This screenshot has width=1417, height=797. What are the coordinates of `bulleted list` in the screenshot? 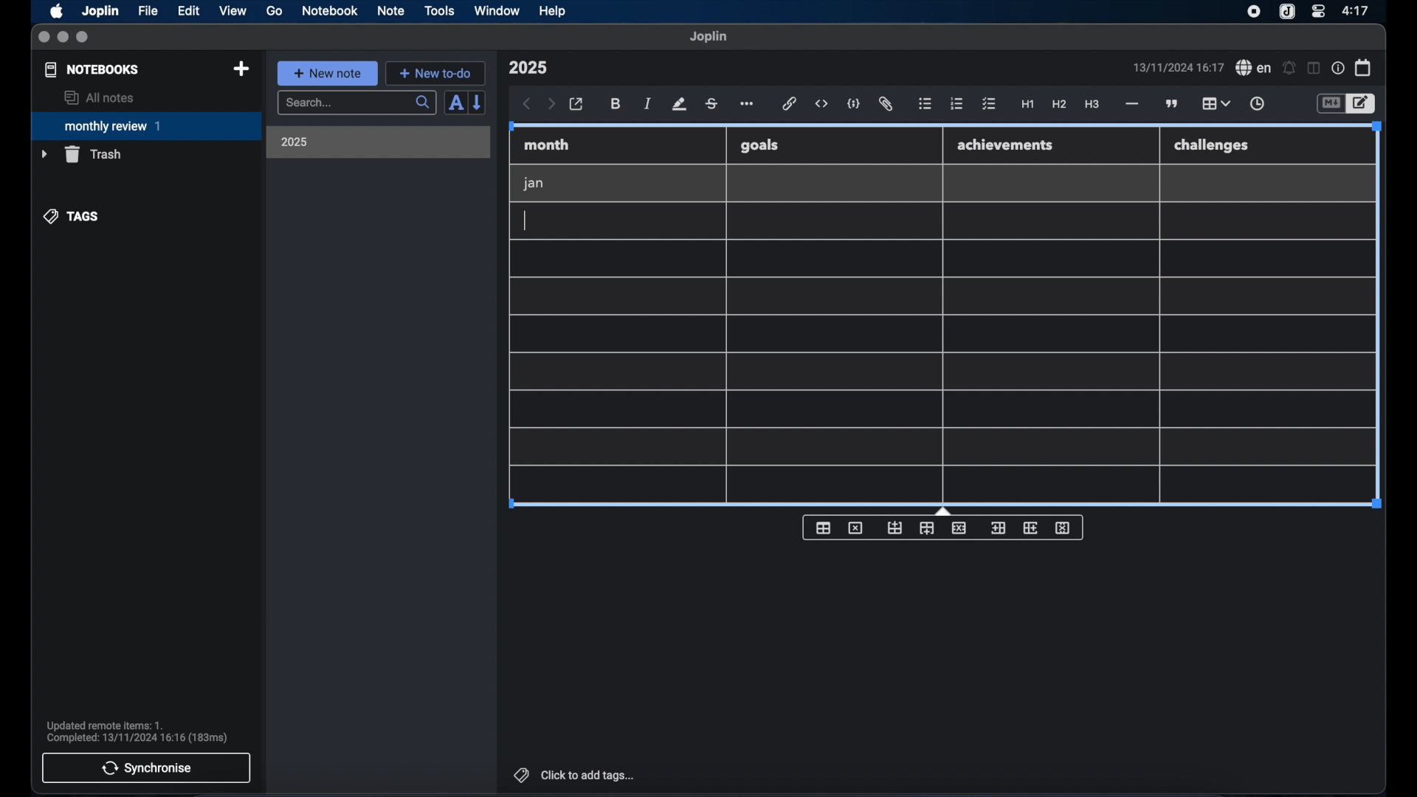 It's located at (925, 104).